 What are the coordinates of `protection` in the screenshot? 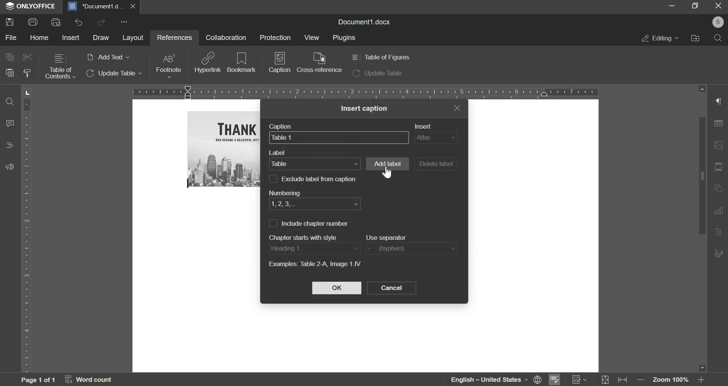 It's located at (275, 37).